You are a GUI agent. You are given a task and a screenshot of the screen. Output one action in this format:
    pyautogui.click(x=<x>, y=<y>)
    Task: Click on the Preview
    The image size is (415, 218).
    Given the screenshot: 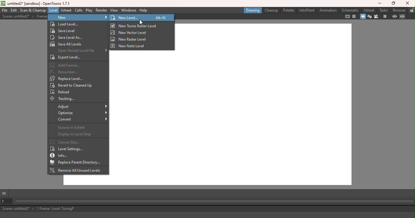 What is the action you would take?
    pyautogui.click(x=394, y=17)
    